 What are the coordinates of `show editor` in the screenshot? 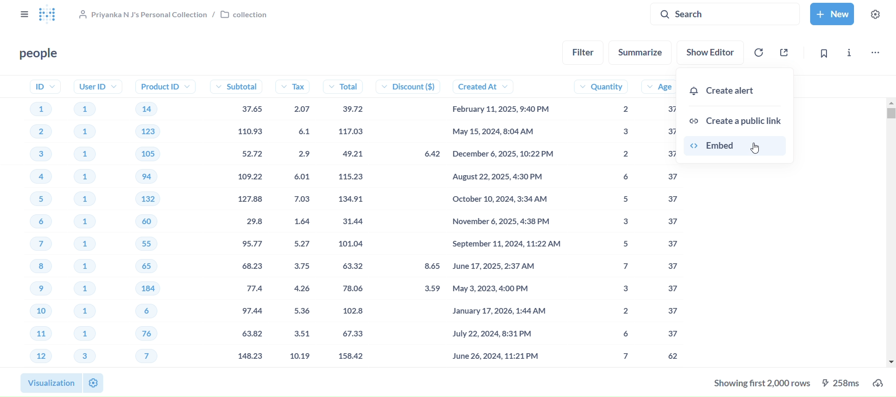 It's located at (710, 53).